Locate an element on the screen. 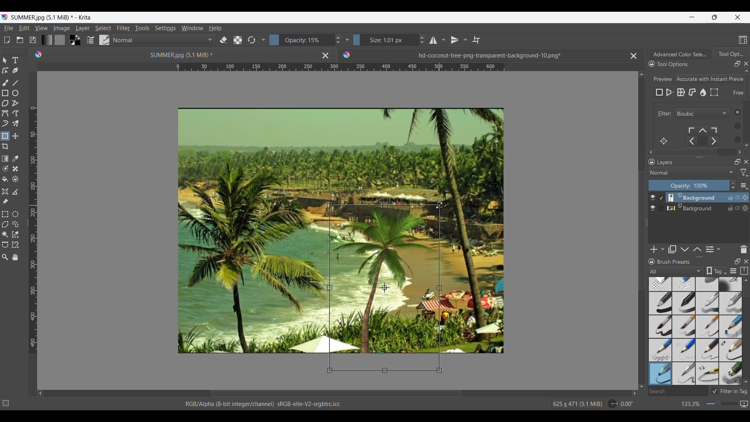  Maximize is located at coordinates (745, 196).